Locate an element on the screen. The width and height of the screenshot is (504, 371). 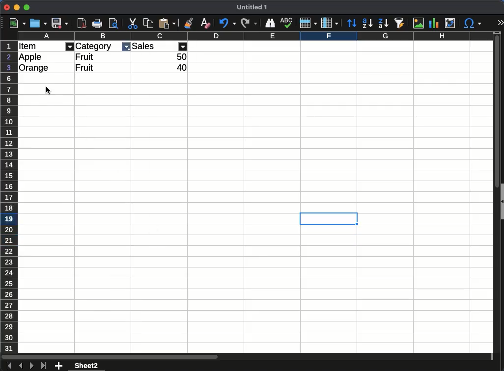
column is located at coordinates (255, 36).